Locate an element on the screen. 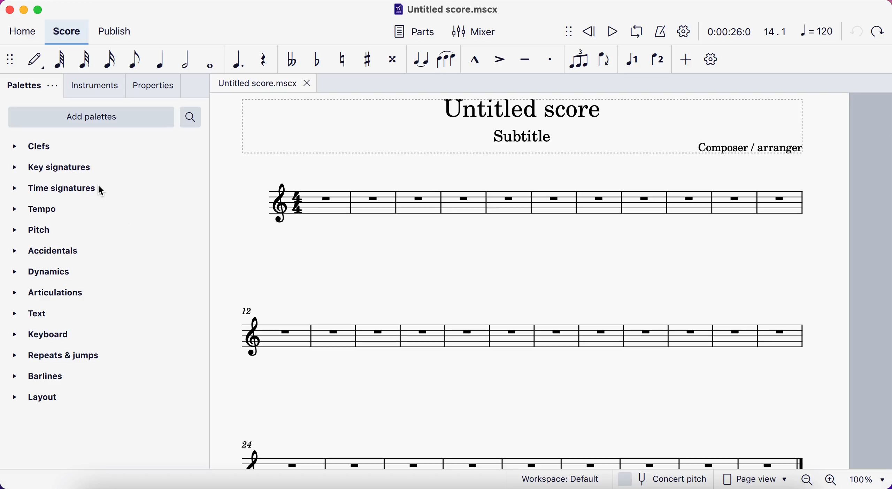  title is located at coordinates (522, 108).